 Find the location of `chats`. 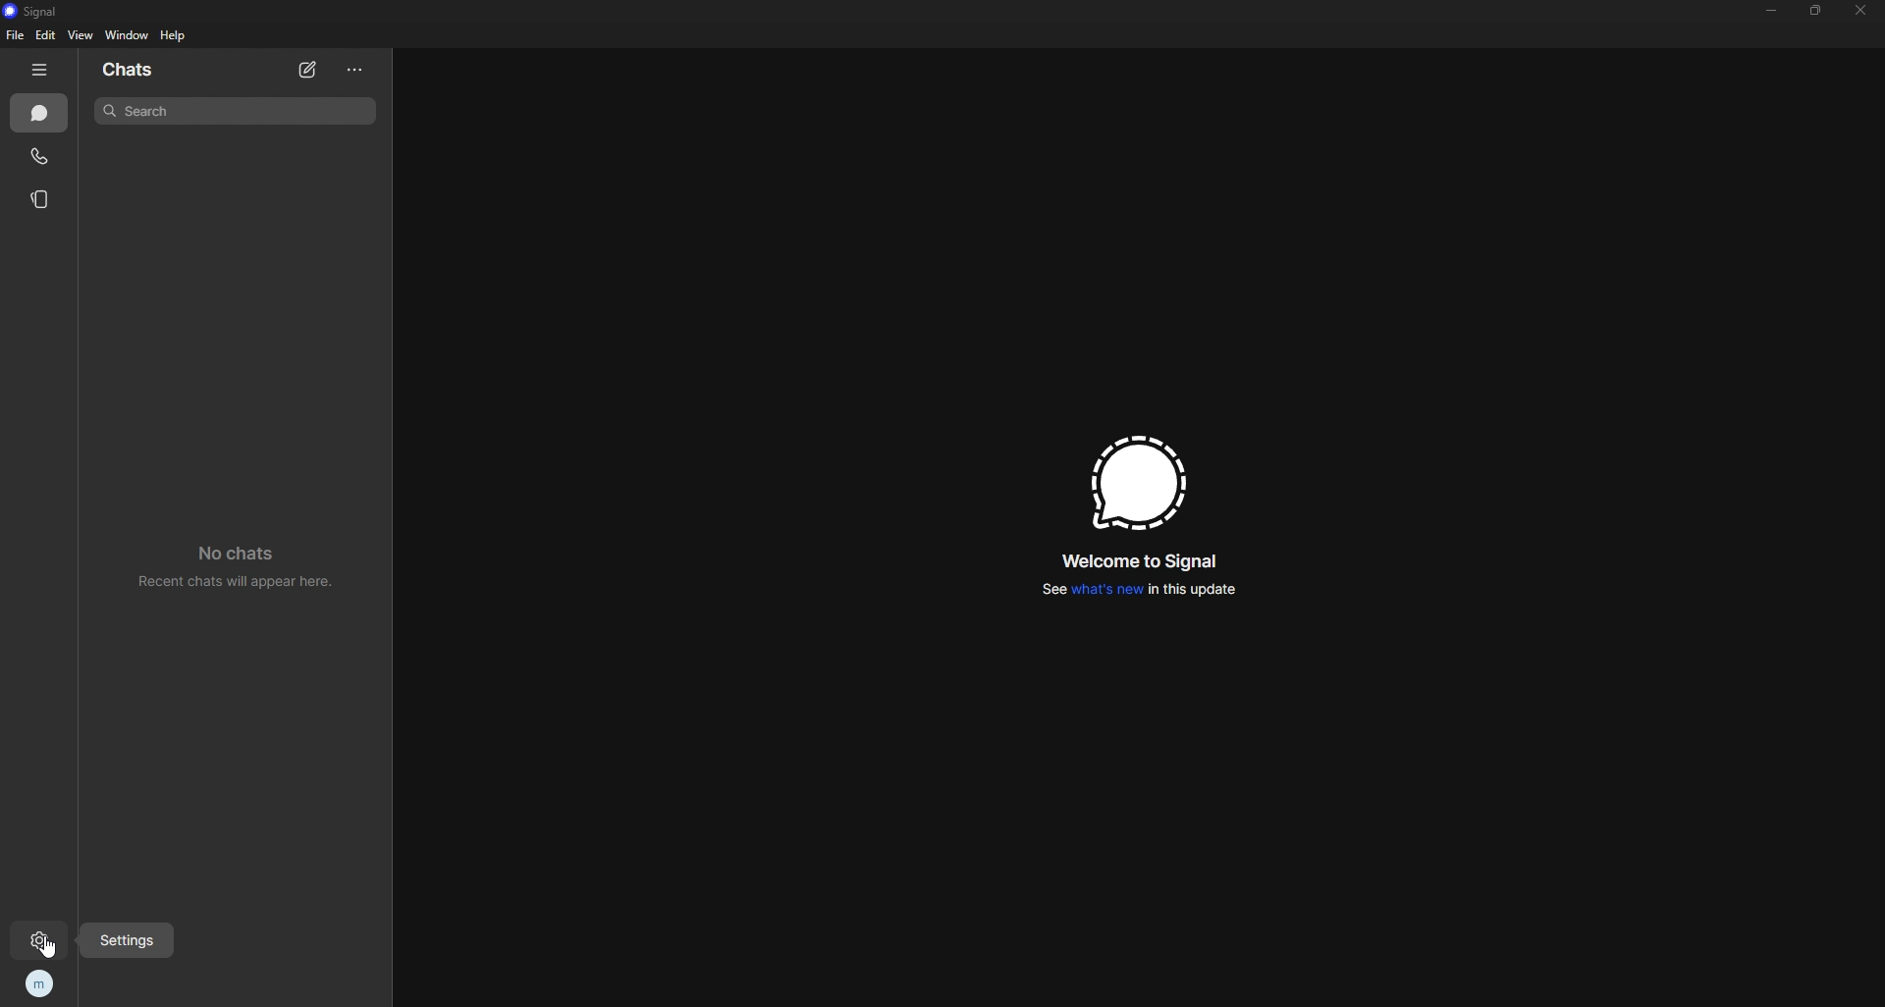

chats is located at coordinates (40, 113).